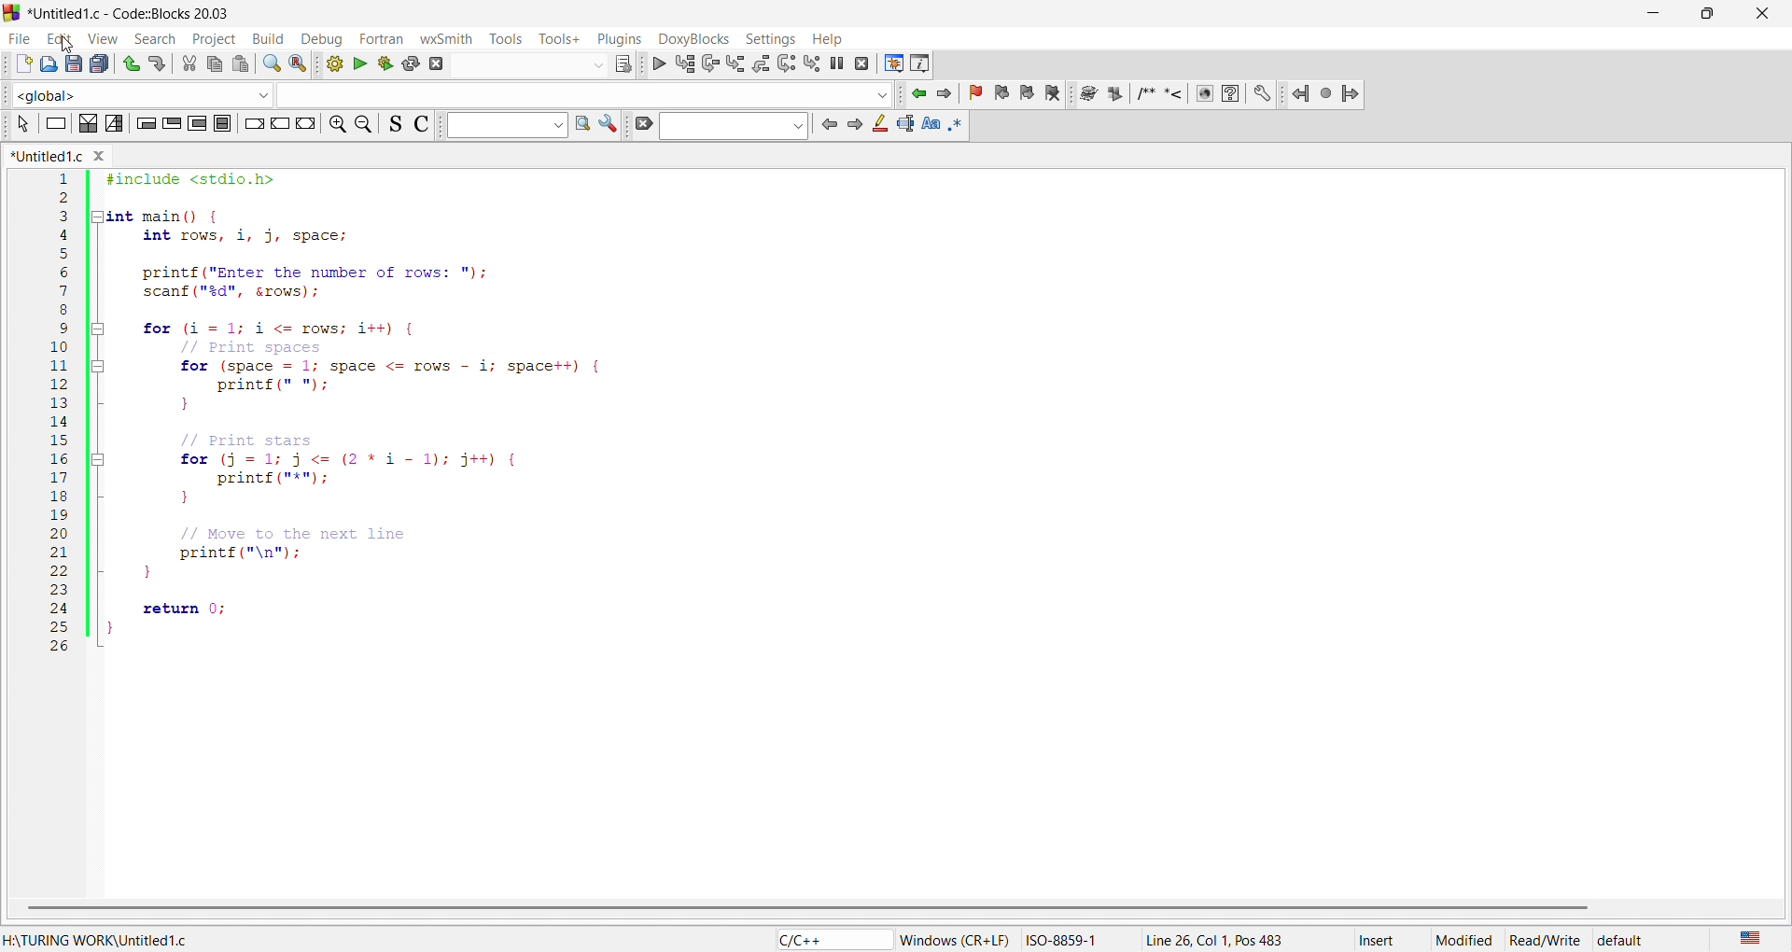  I want to click on file type, so click(817, 940).